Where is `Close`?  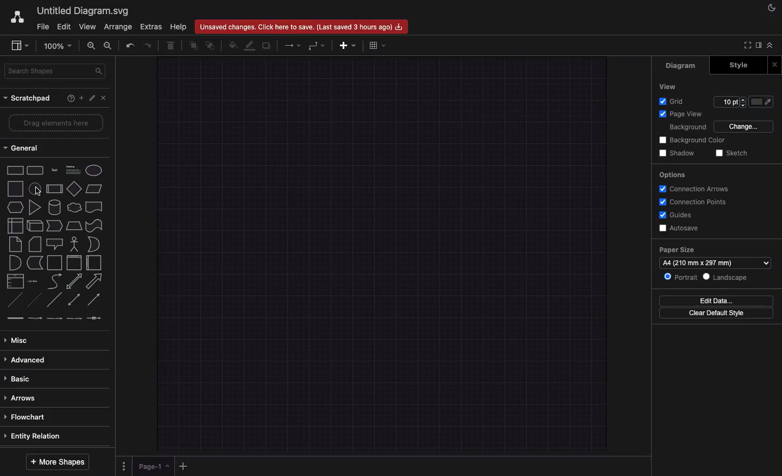 Close is located at coordinates (775, 64).